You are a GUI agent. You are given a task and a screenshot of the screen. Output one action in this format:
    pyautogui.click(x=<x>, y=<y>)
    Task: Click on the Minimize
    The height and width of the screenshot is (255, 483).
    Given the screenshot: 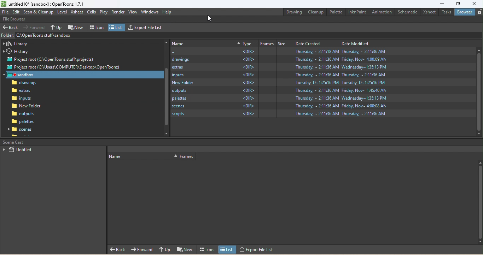 What is the action you would take?
    pyautogui.click(x=440, y=4)
    